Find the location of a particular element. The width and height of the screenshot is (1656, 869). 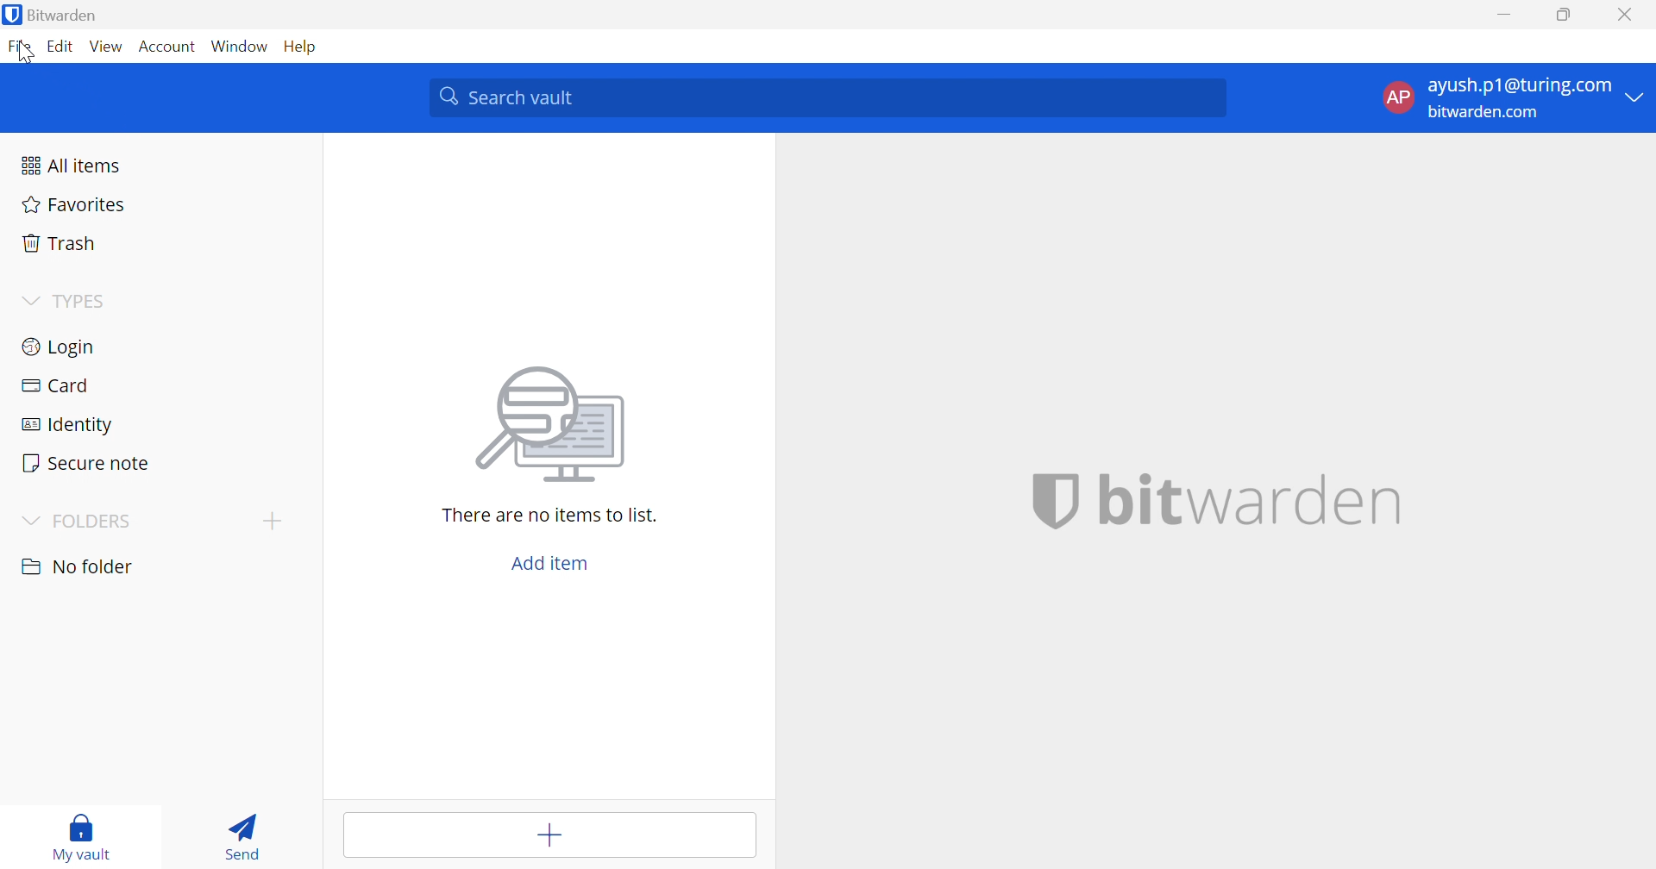

Close is located at coordinates (1627, 16).